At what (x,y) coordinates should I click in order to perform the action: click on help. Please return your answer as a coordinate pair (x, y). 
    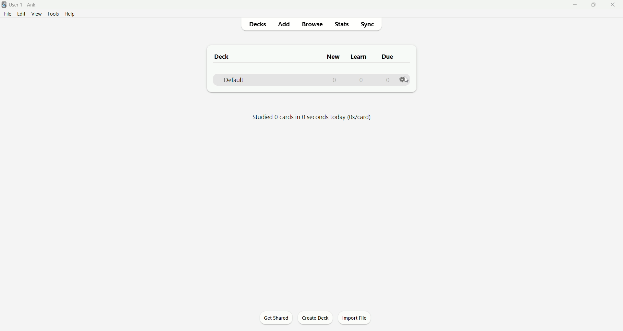
    Looking at the image, I should click on (73, 14).